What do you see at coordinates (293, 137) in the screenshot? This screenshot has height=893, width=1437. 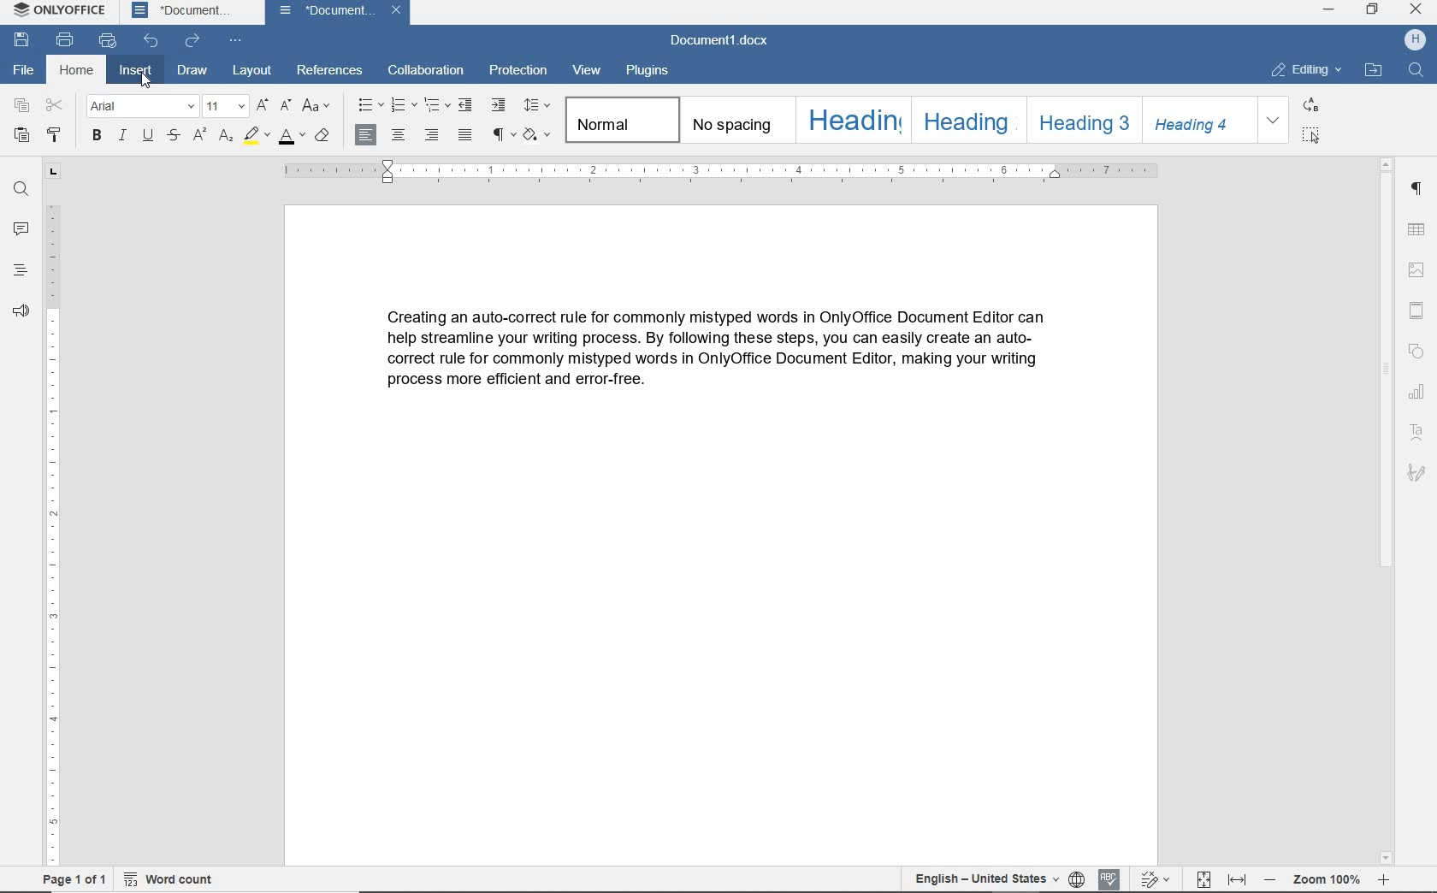 I see `font color` at bounding box center [293, 137].